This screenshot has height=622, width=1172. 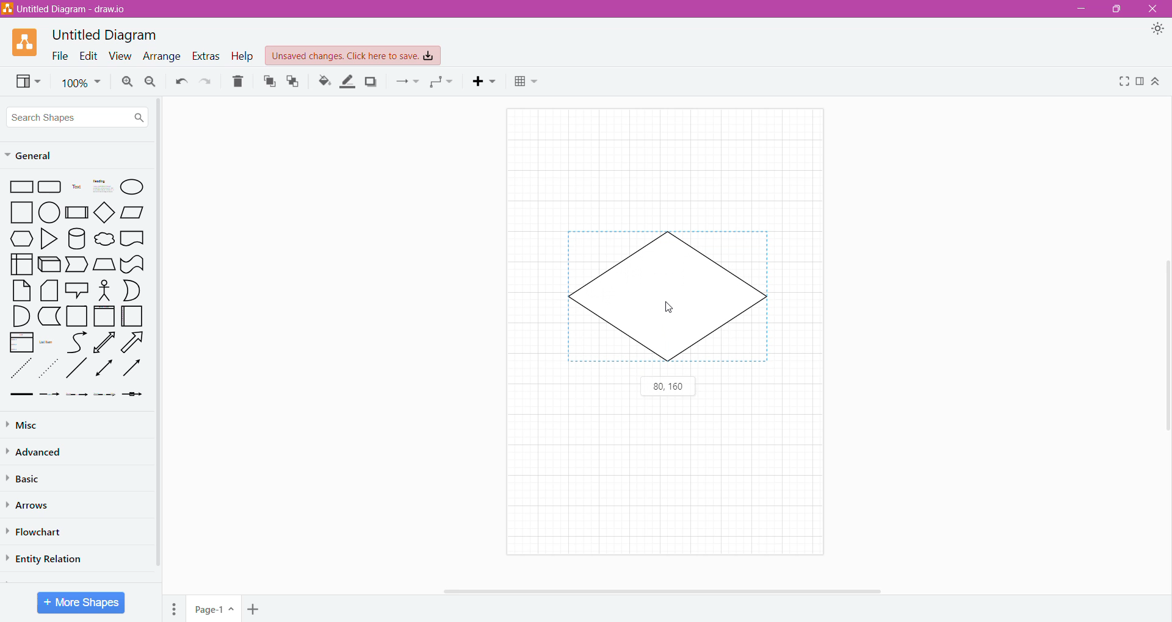 What do you see at coordinates (78, 117) in the screenshot?
I see `Search Shapes` at bounding box center [78, 117].